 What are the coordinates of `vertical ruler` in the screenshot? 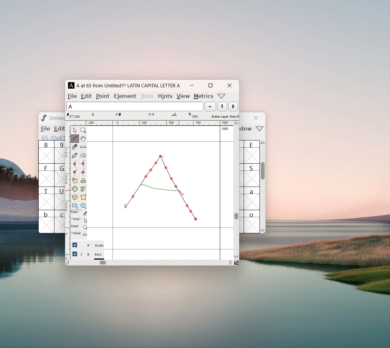 It's located at (67, 192).